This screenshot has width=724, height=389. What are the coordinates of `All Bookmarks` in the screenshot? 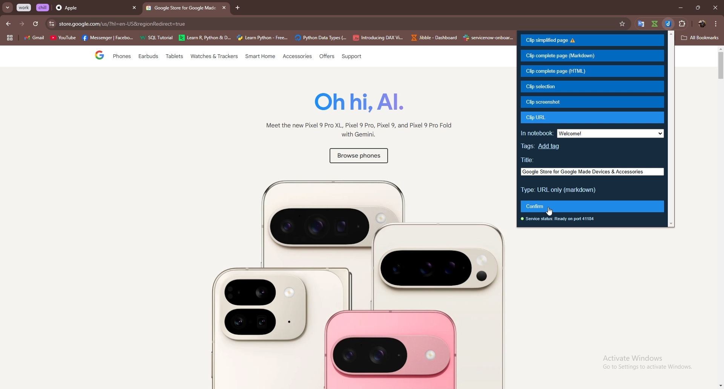 It's located at (701, 38).